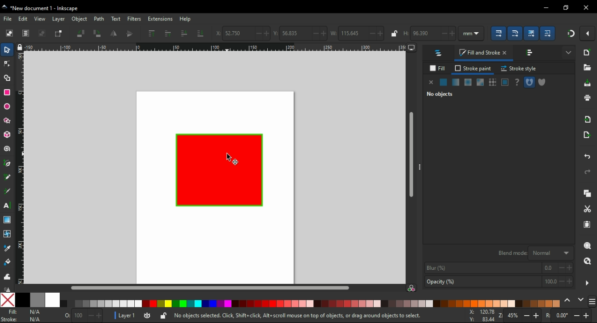 The height and width of the screenshot is (323, 597). Describe the element at coordinates (151, 34) in the screenshot. I see `raise to top` at that location.